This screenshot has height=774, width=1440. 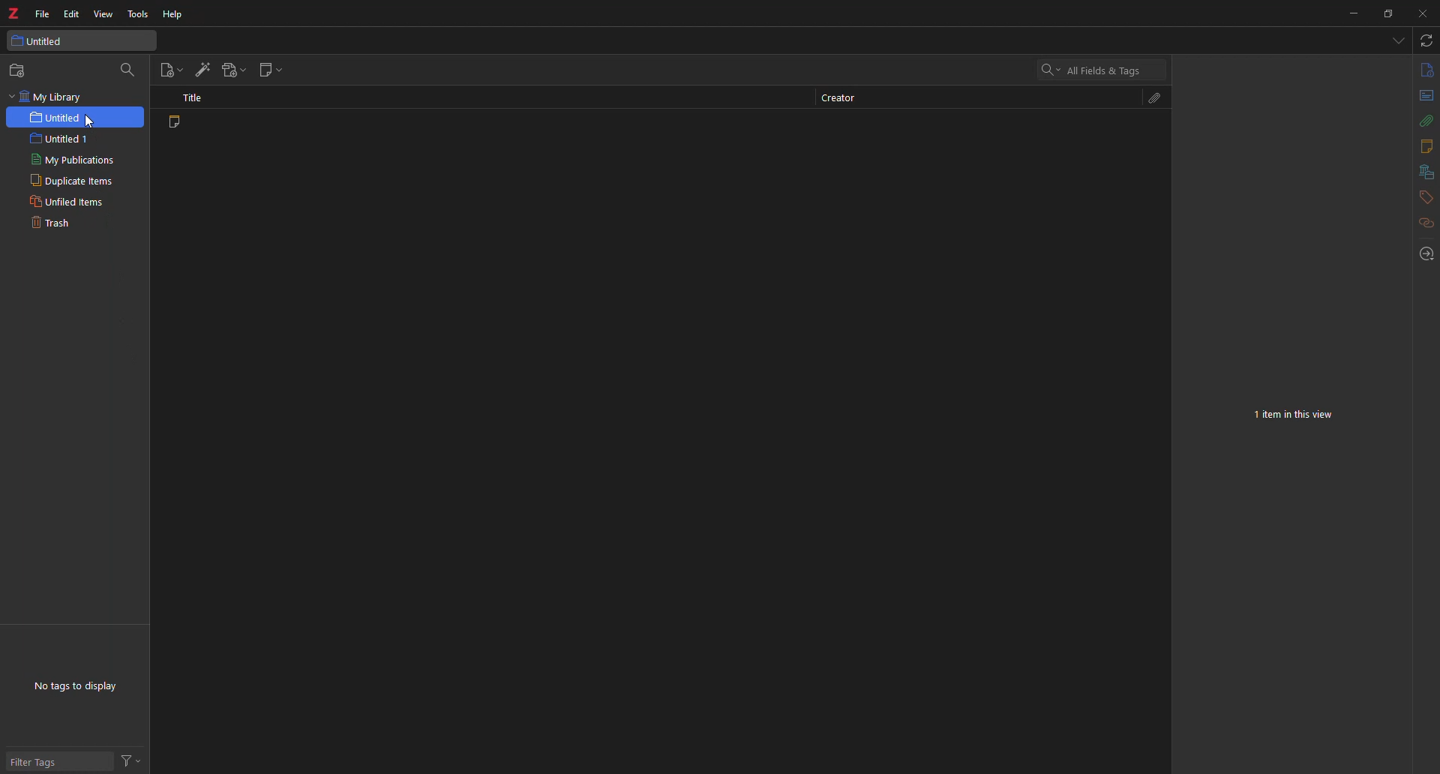 I want to click on edit, so click(x=72, y=15).